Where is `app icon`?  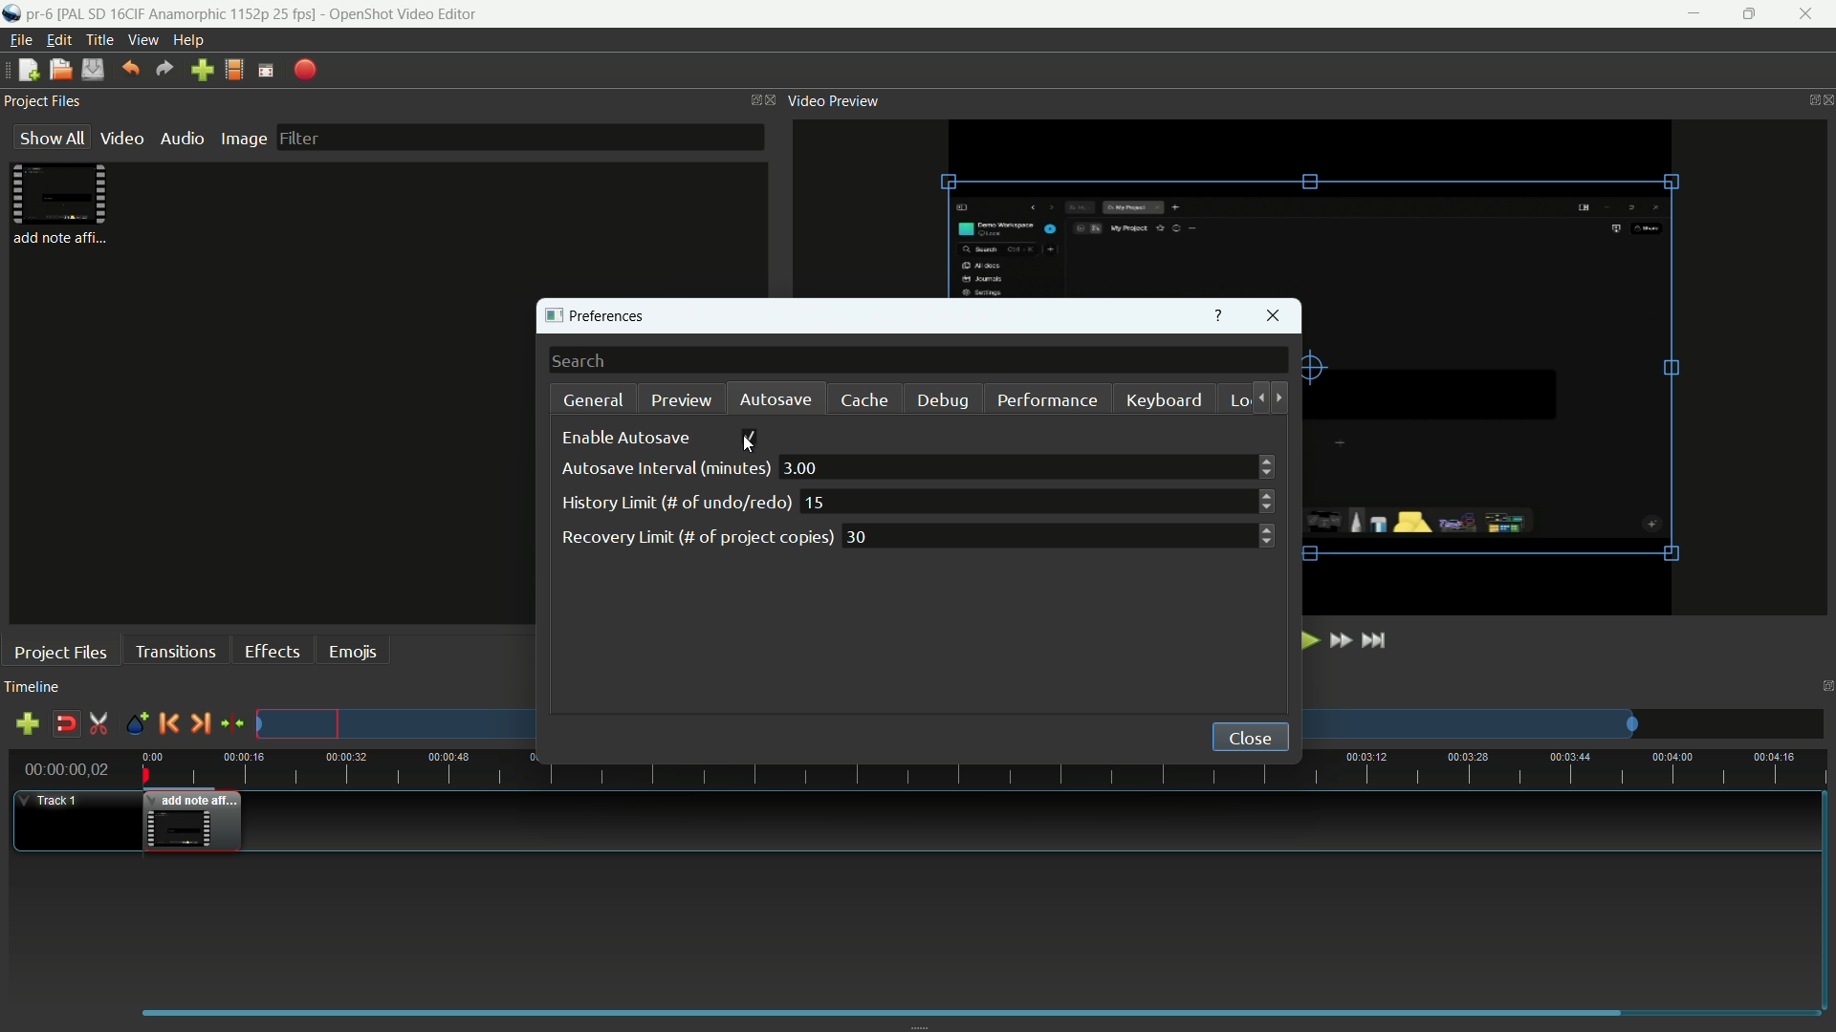 app icon is located at coordinates (11, 15).